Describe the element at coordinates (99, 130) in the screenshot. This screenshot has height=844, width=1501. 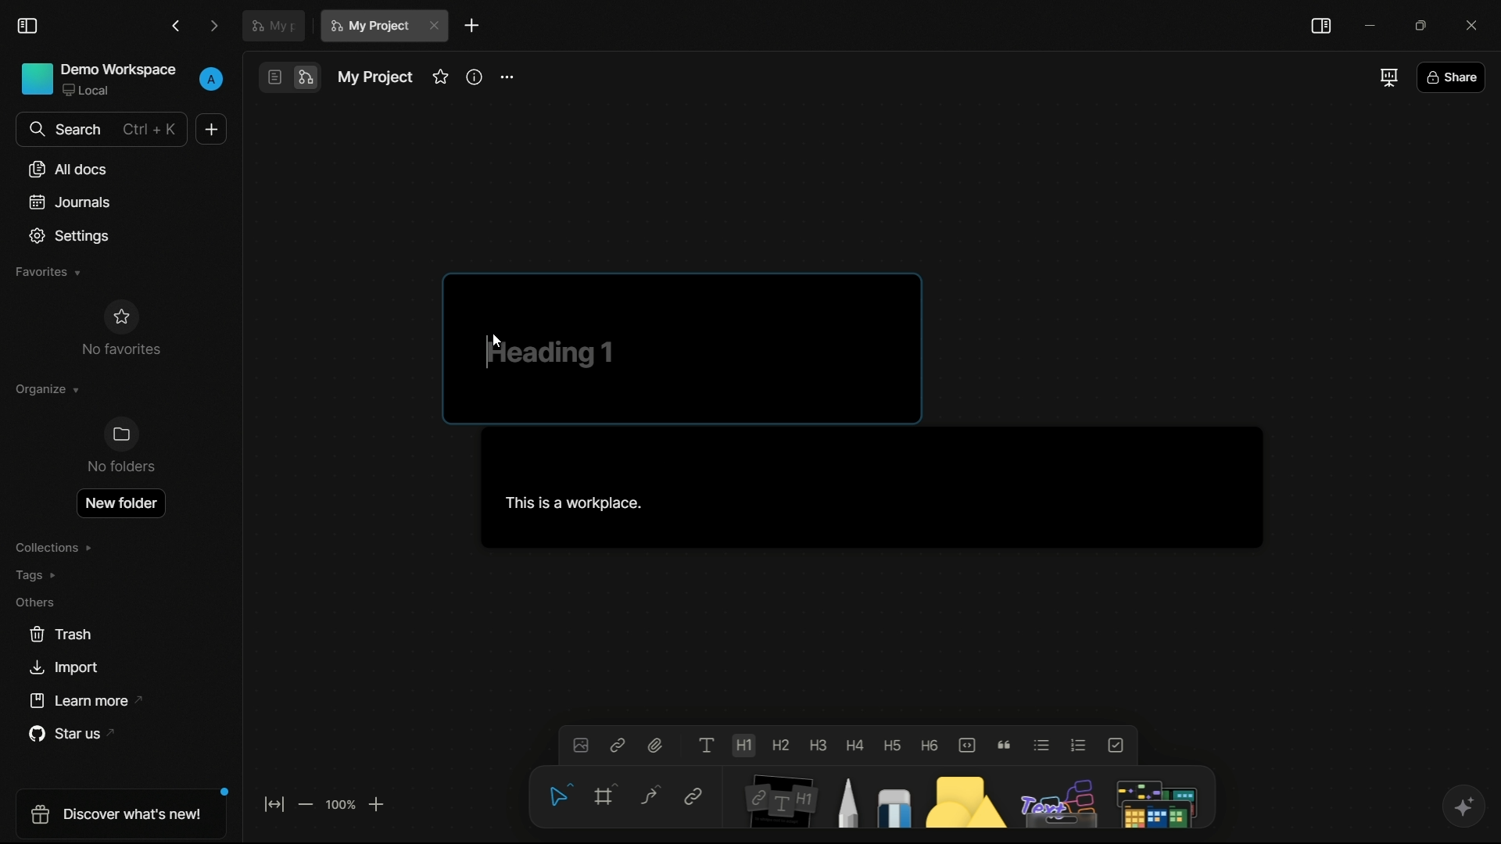
I see `search bar` at that location.